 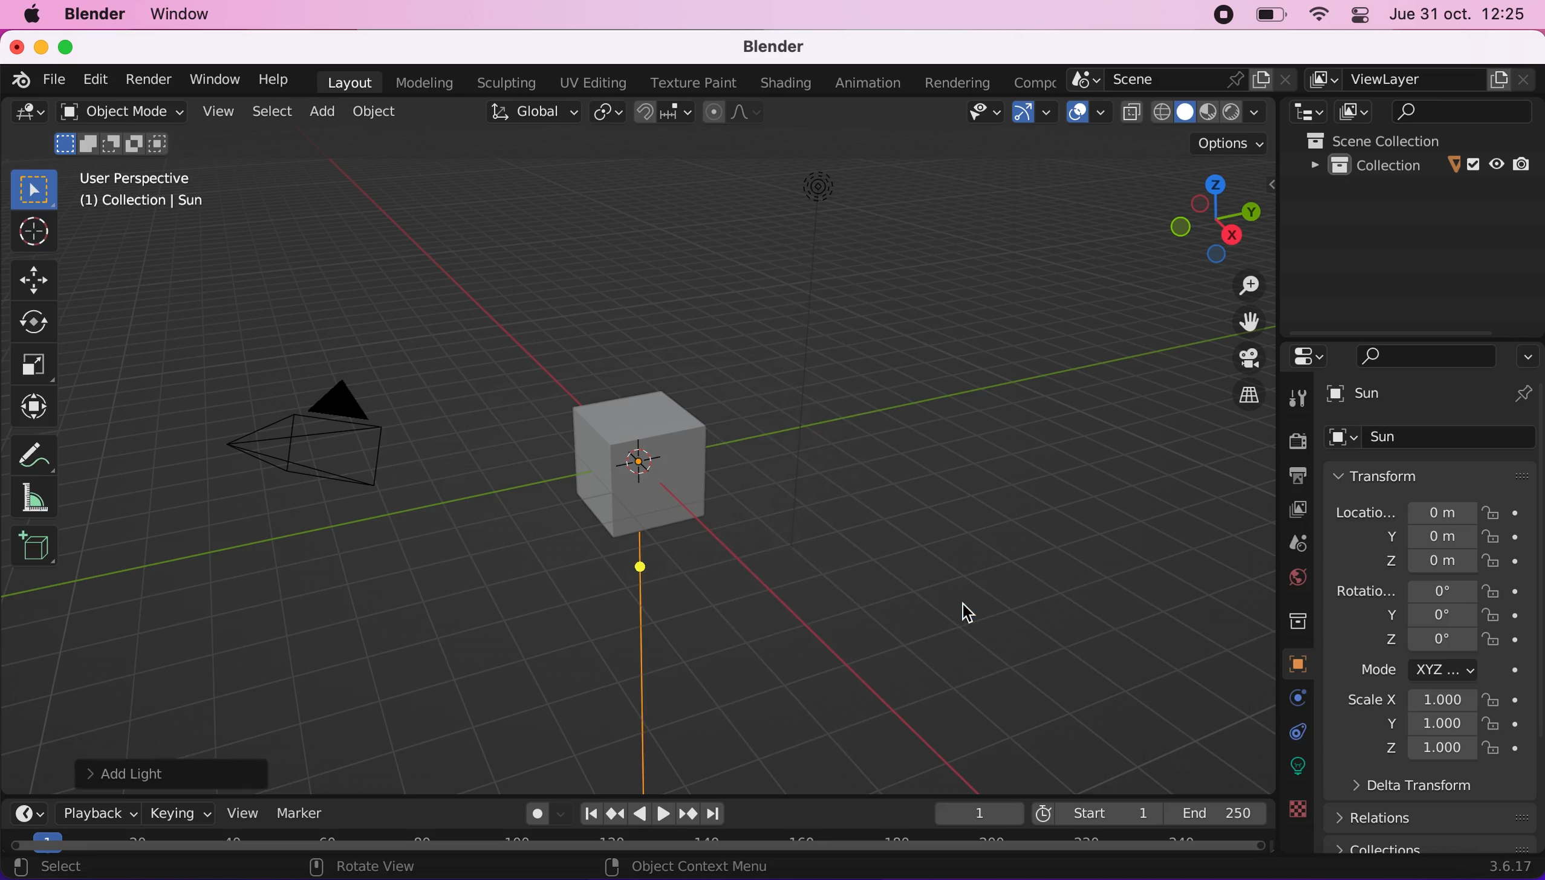 What do you see at coordinates (666, 113) in the screenshot?
I see `snapping` at bounding box center [666, 113].